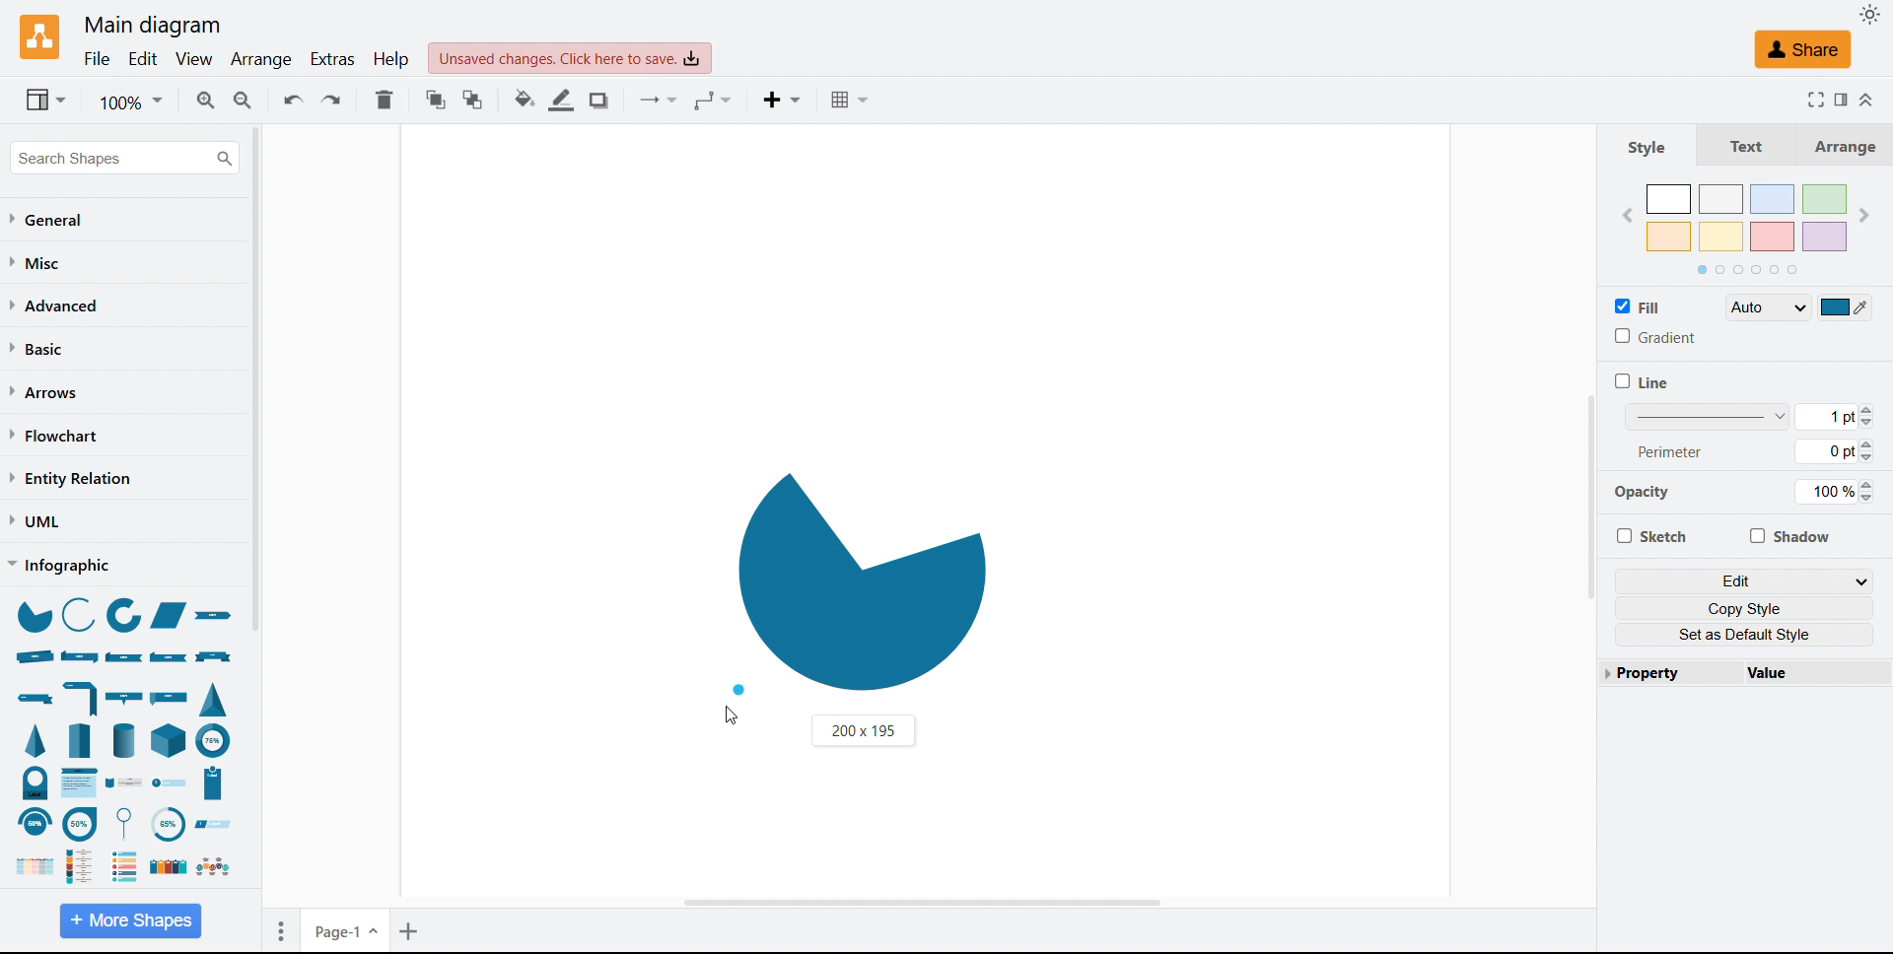 The height and width of the screenshot is (954, 1893). What do you see at coordinates (81, 783) in the screenshot?
I see `chevron list` at bounding box center [81, 783].